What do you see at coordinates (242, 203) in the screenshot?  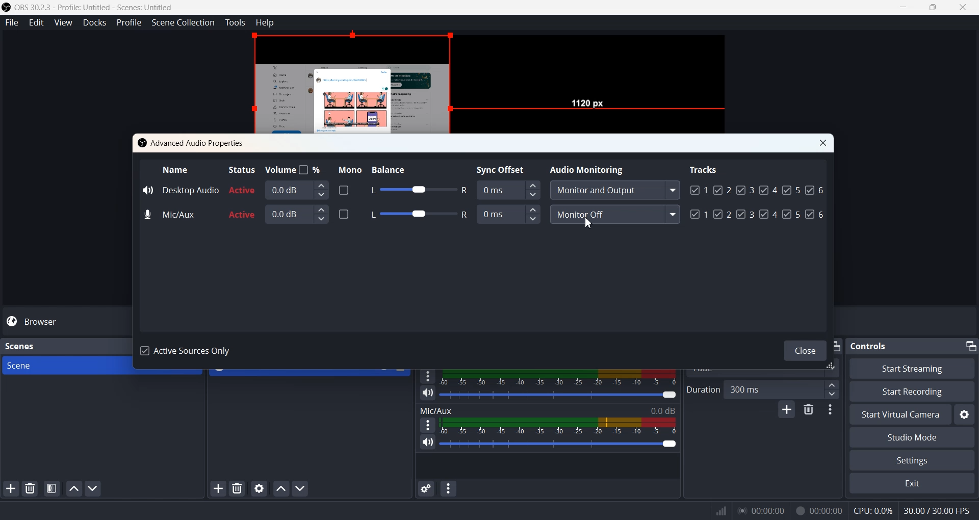 I see `Active` at bounding box center [242, 203].